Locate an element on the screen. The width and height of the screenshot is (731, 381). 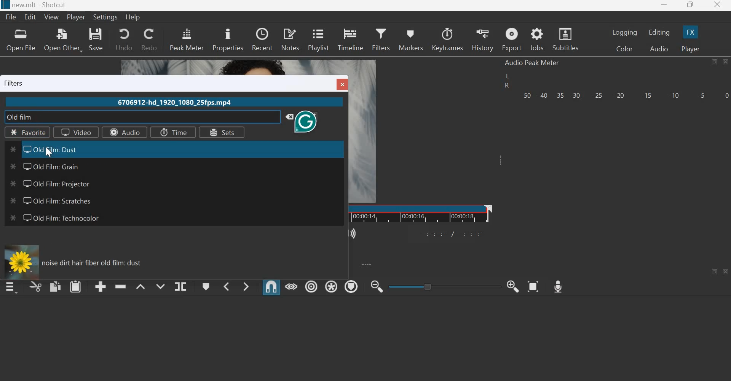
Previous Marker is located at coordinates (226, 286).